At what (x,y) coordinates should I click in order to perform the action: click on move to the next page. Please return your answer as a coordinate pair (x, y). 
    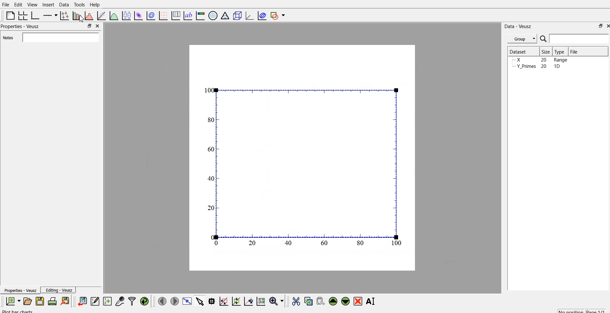
    Looking at the image, I should click on (174, 301).